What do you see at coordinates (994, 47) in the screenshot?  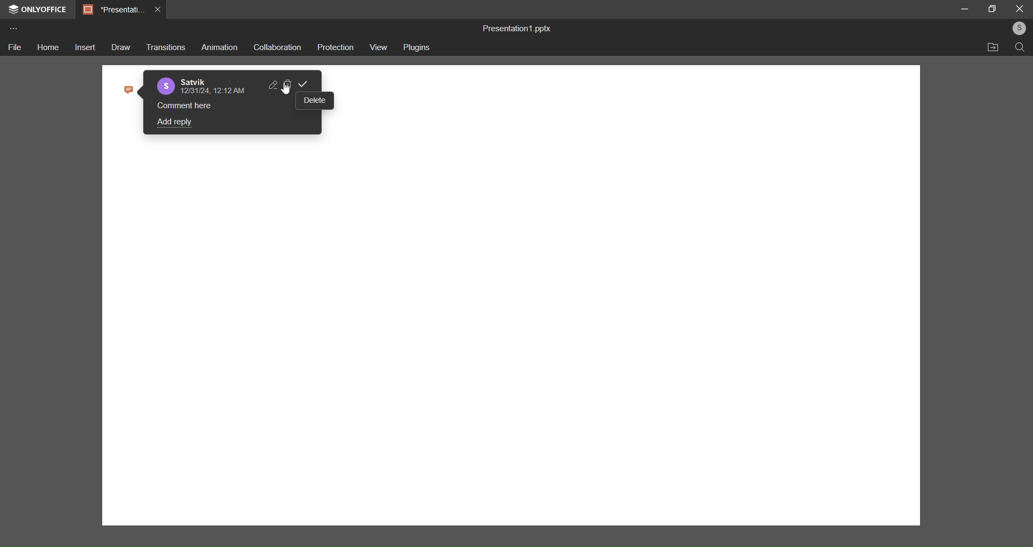 I see `open` at bounding box center [994, 47].